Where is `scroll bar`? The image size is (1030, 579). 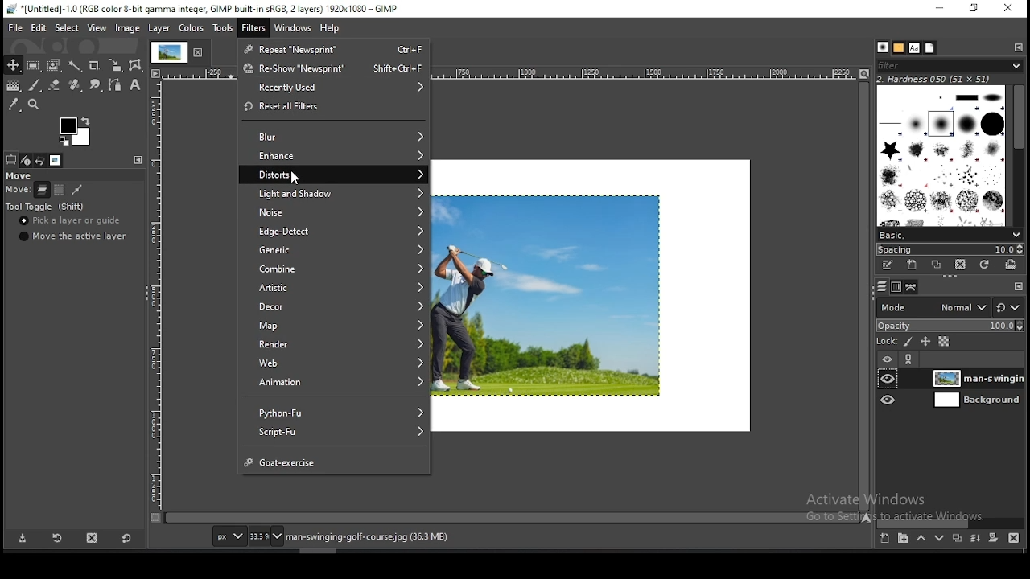
scroll bar is located at coordinates (513, 519).